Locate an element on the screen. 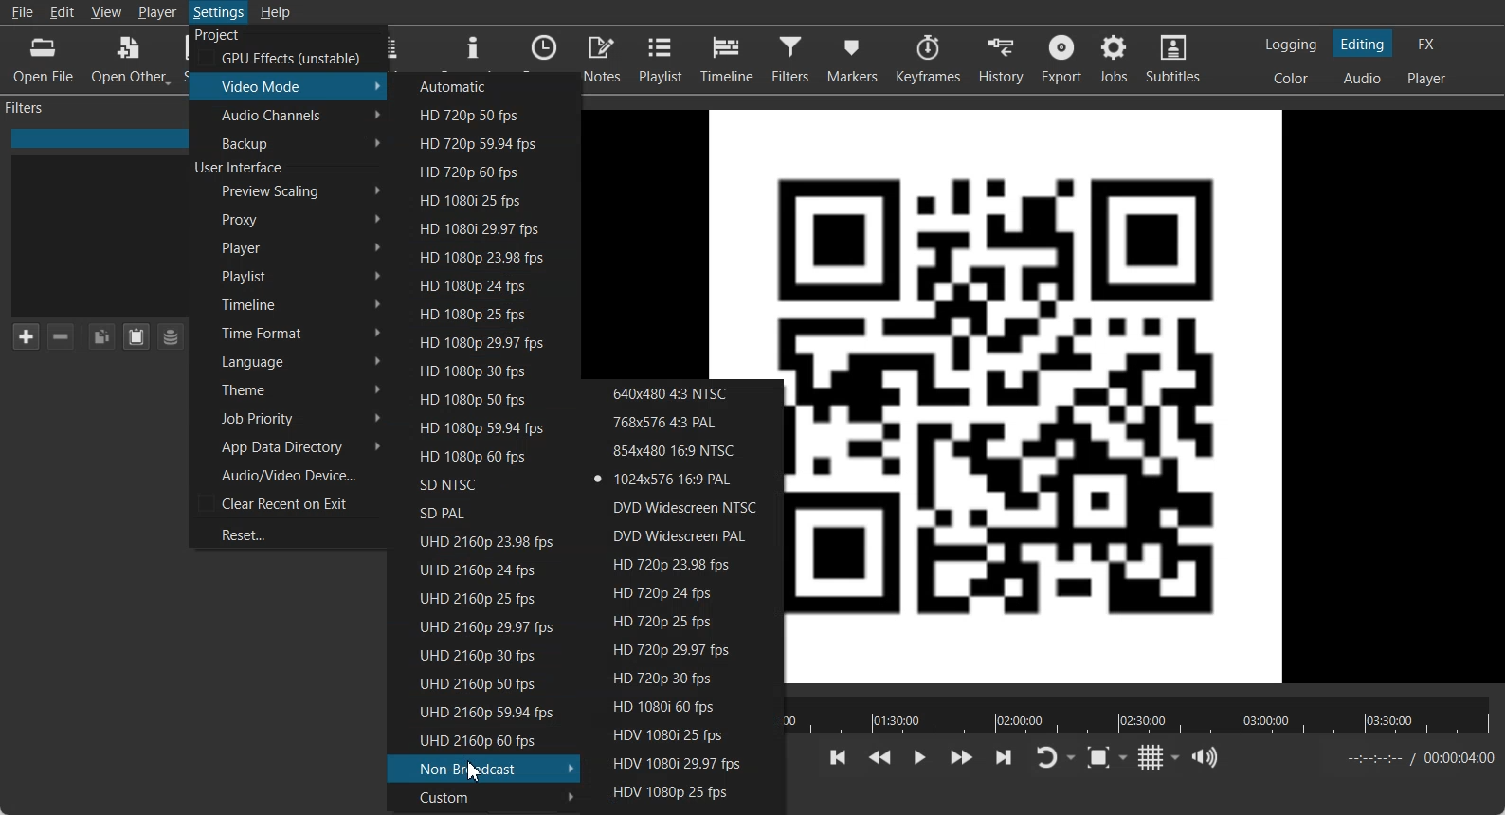 This screenshot has width=1505, height=815. Play quickly forward is located at coordinates (962, 758).